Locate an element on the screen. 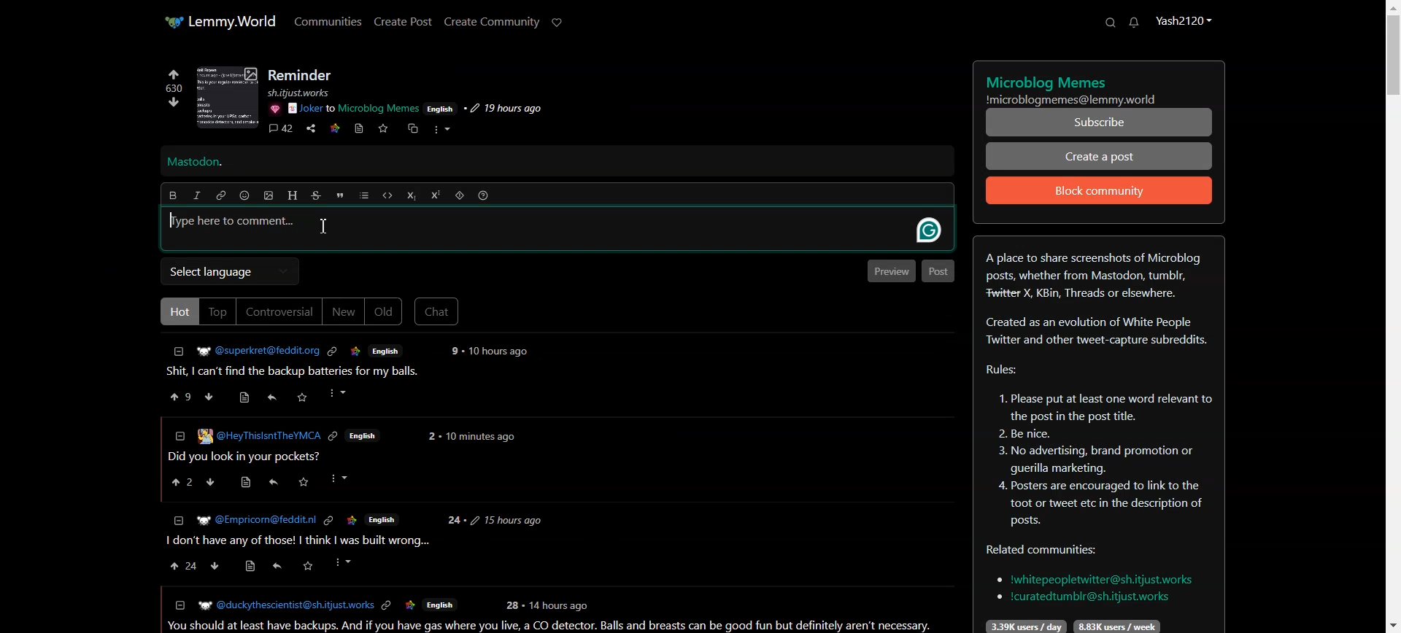  a» 24 is located at coordinates (181, 566).